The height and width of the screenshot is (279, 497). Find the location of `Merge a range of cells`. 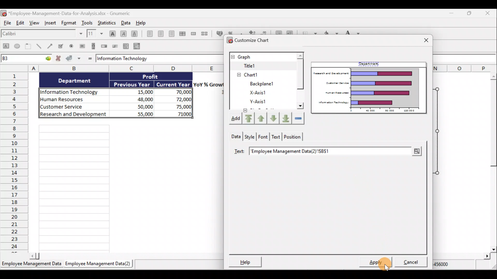

Merge a range of cells is located at coordinates (193, 34).